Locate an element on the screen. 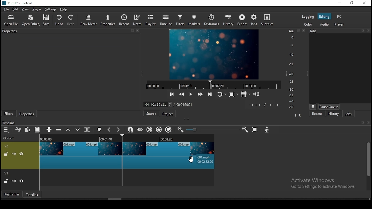 The width and height of the screenshot is (372, 209). fx is located at coordinates (340, 17).